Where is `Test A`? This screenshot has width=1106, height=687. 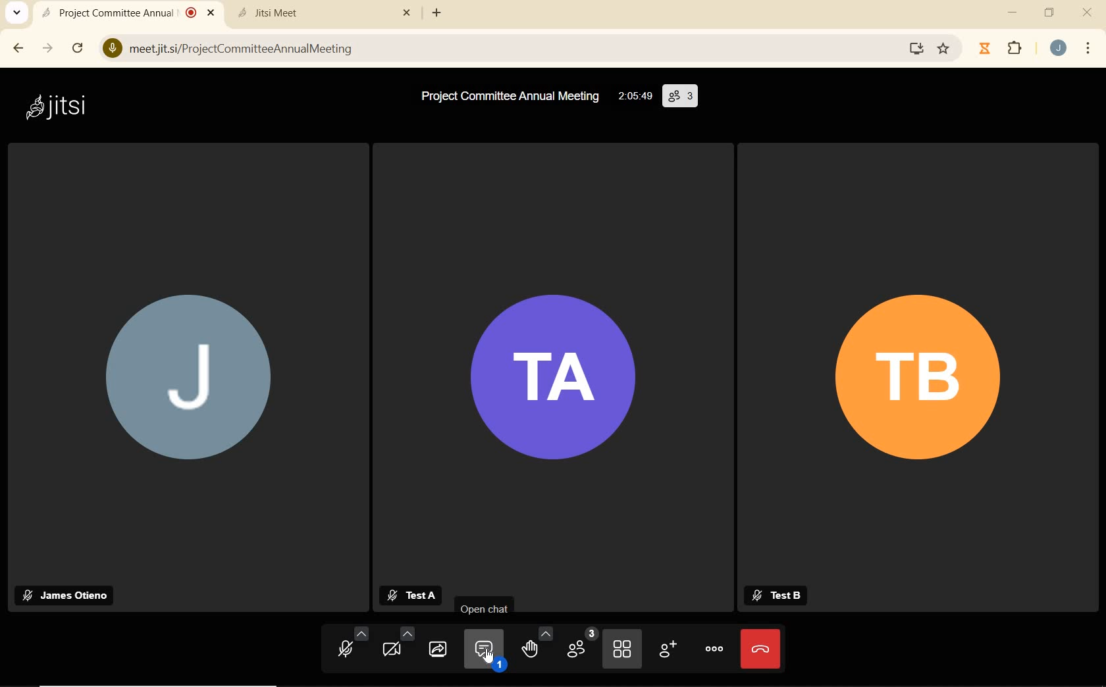
Test A is located at coordinates (410, 596).